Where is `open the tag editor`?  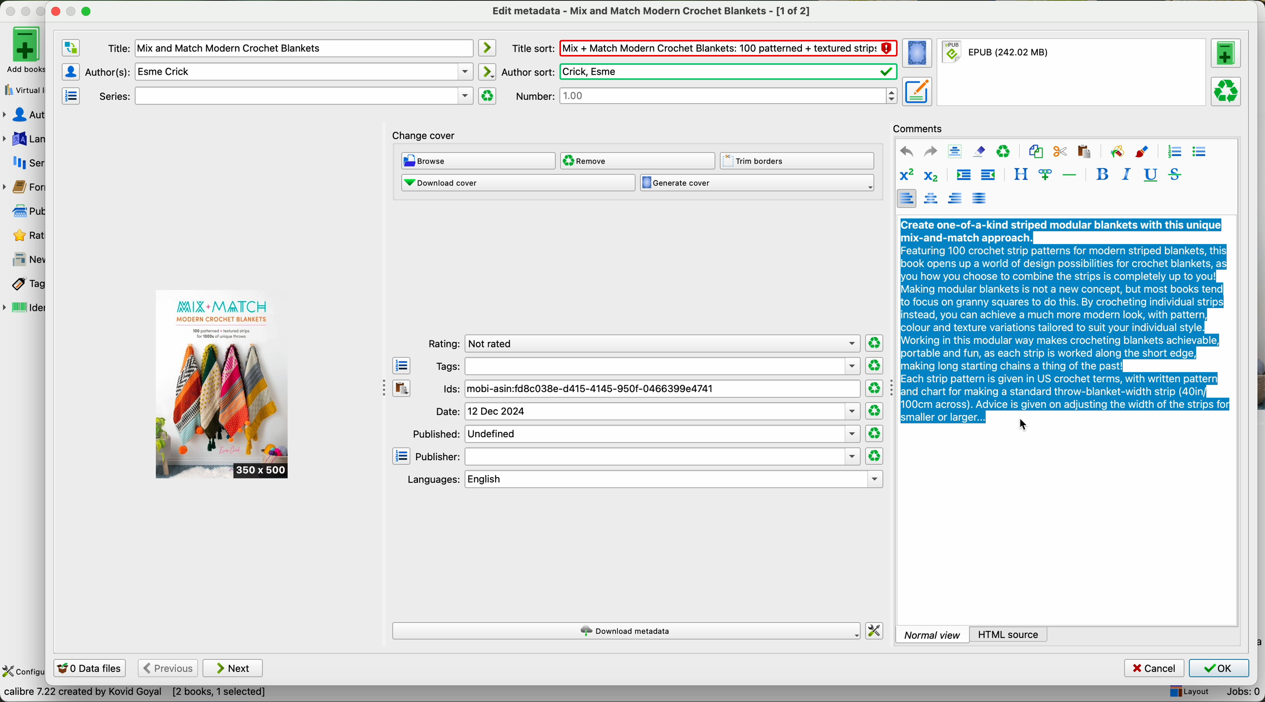
open the tag editor is located at coordinates (402, 366).